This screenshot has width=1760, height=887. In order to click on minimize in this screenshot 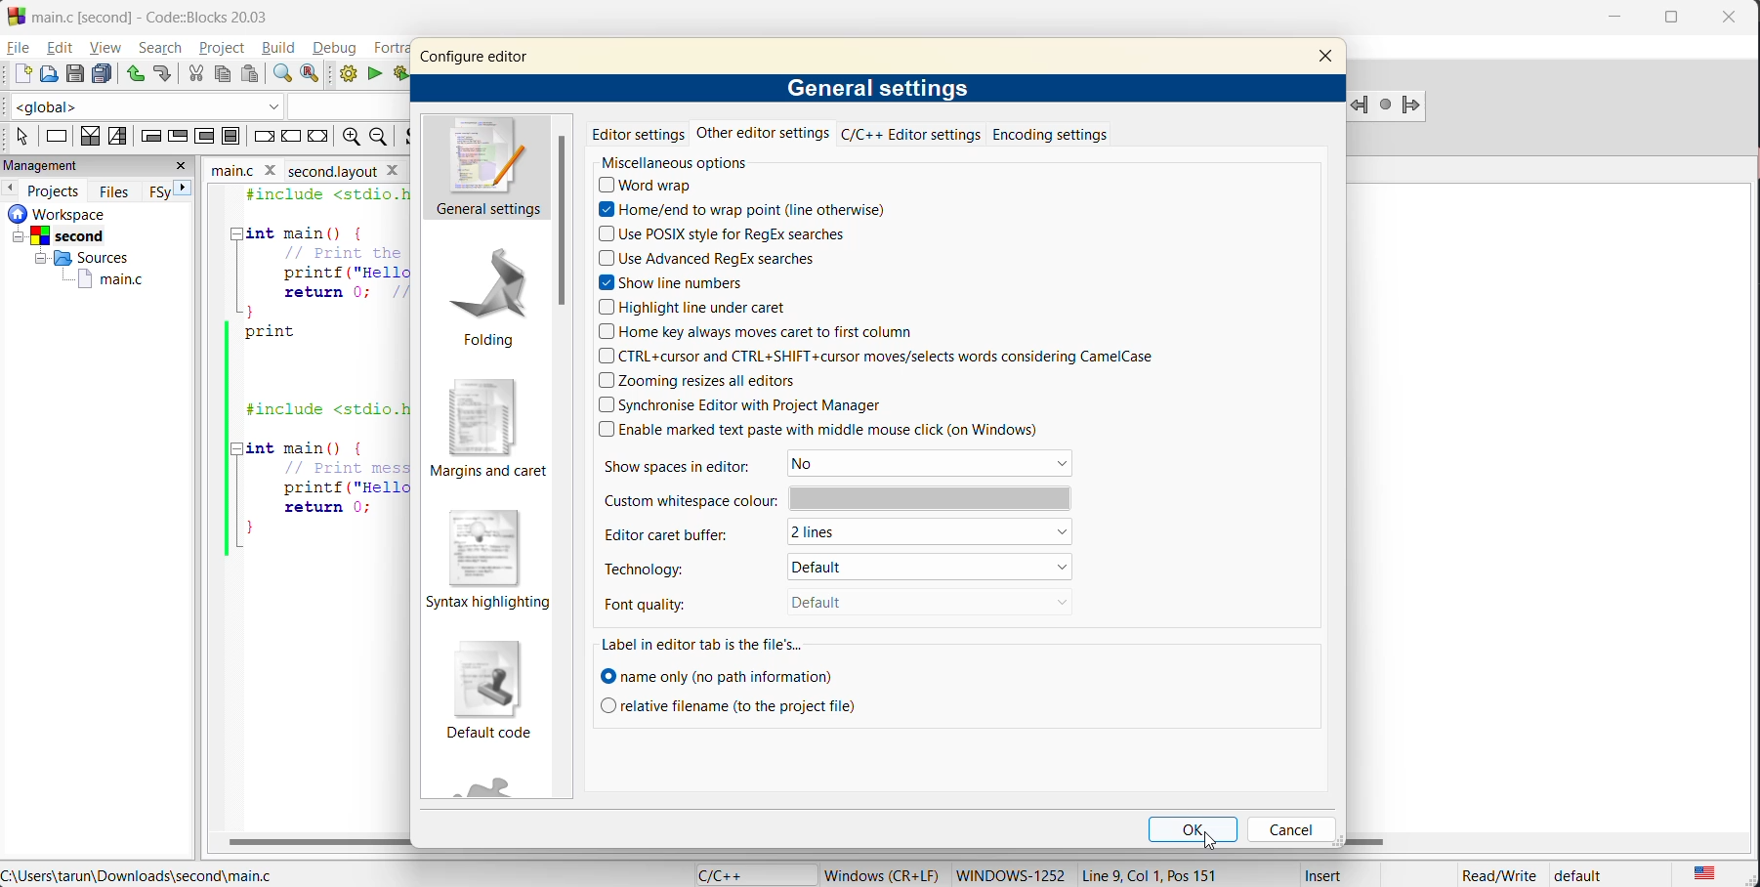, I will do `click(1622, 16)`.